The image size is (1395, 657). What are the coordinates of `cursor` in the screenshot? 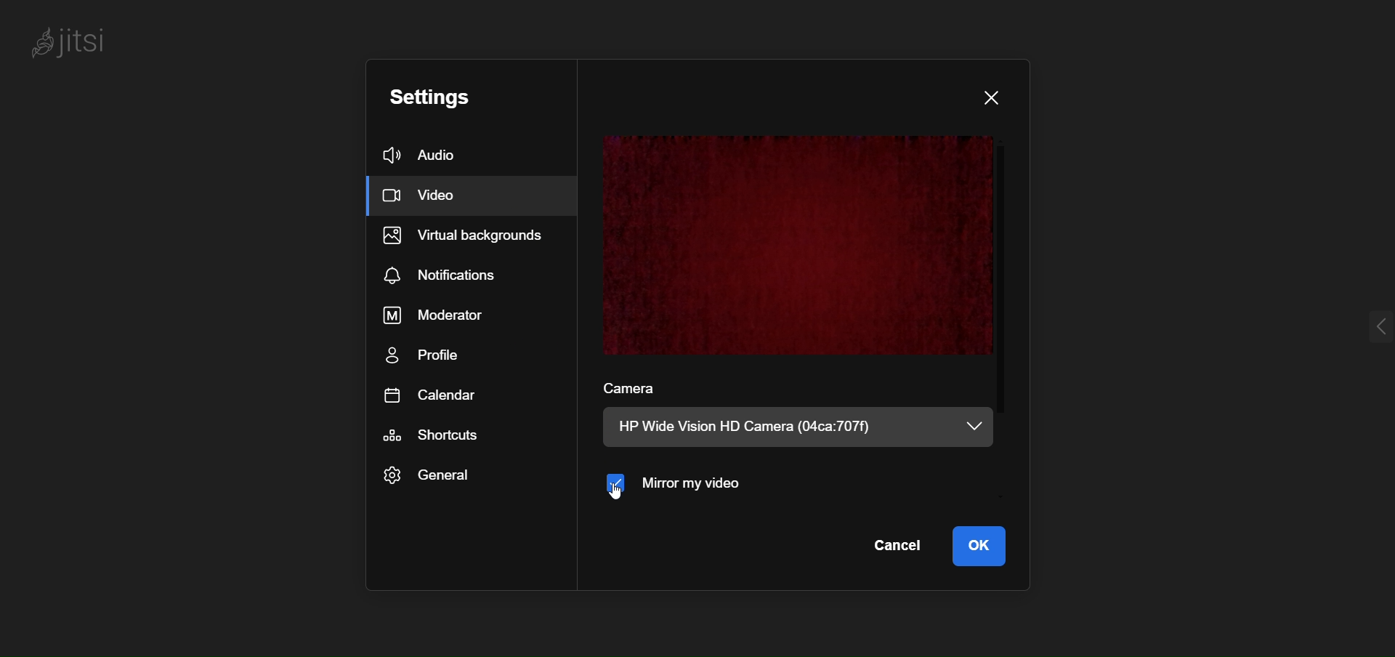 It's located at (611, 492).